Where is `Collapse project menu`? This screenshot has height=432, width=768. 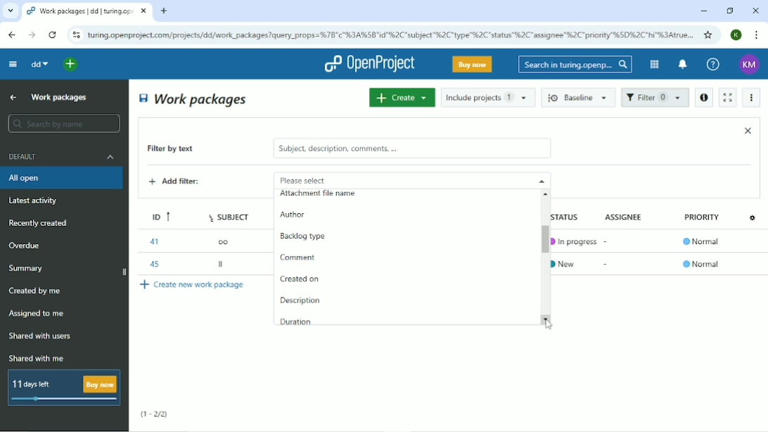 Collapse project menu is located at coordinates (12, 63).